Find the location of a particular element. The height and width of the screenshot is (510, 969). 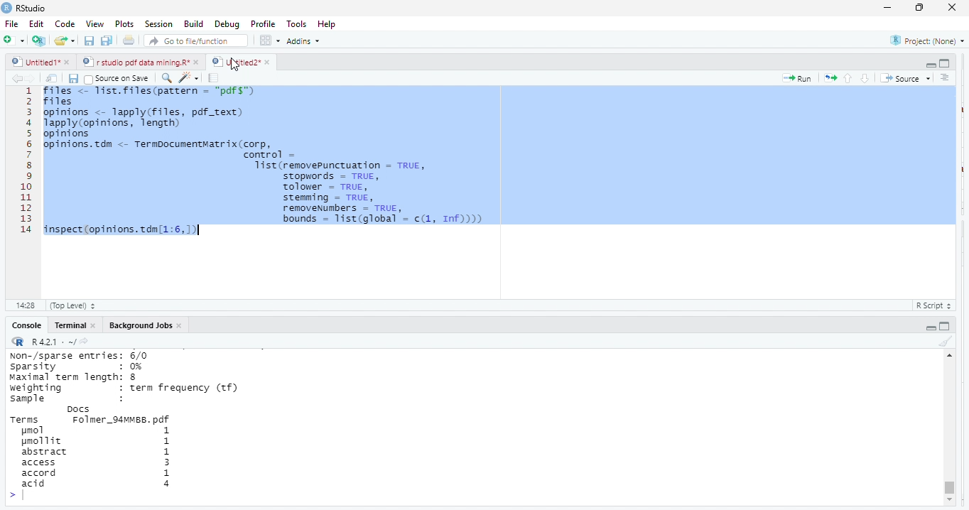

close is located at coordinates (197, 63).